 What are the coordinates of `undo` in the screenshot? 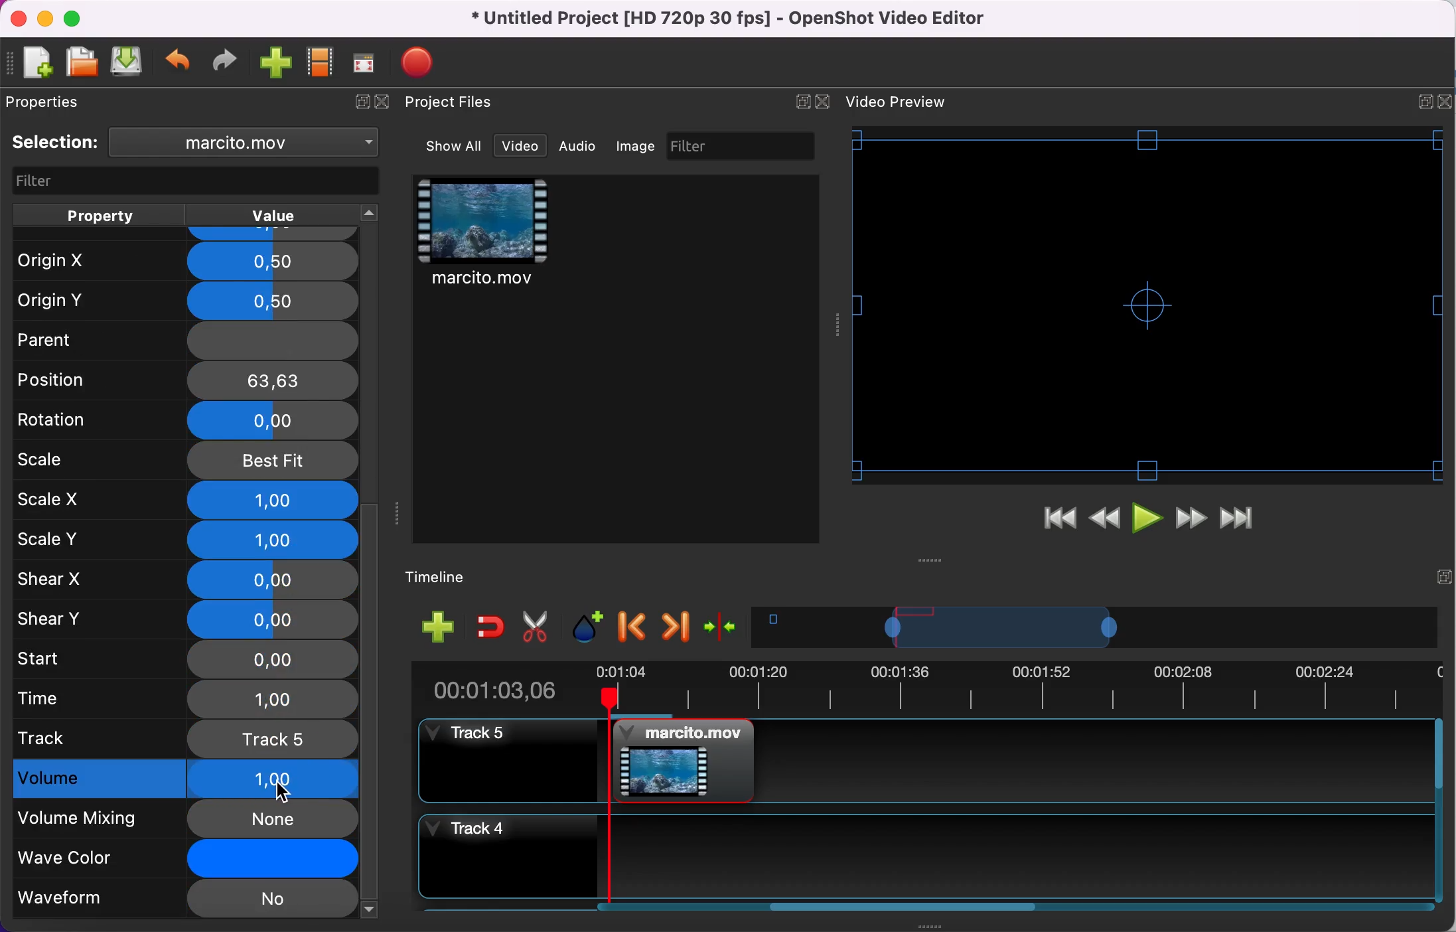 It's located at (179, 63).